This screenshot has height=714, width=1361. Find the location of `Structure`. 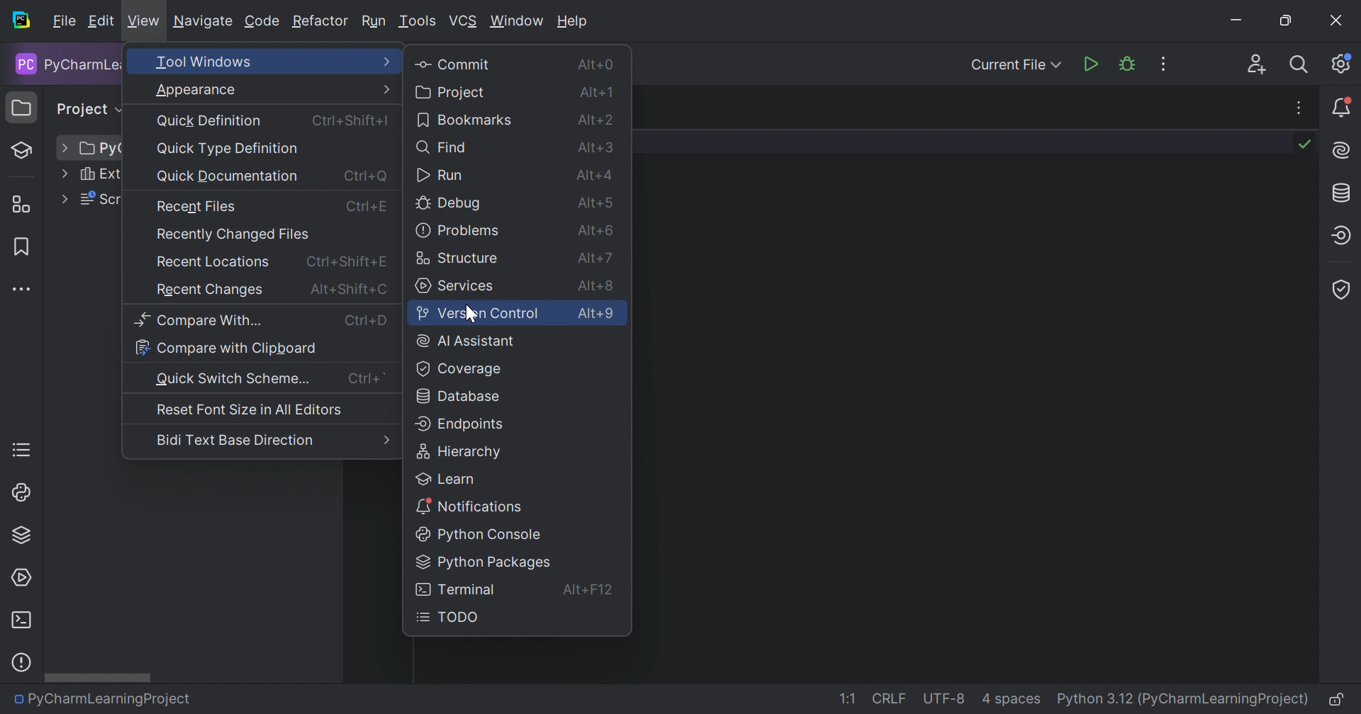

Structure is located at coordinates (457, 256).